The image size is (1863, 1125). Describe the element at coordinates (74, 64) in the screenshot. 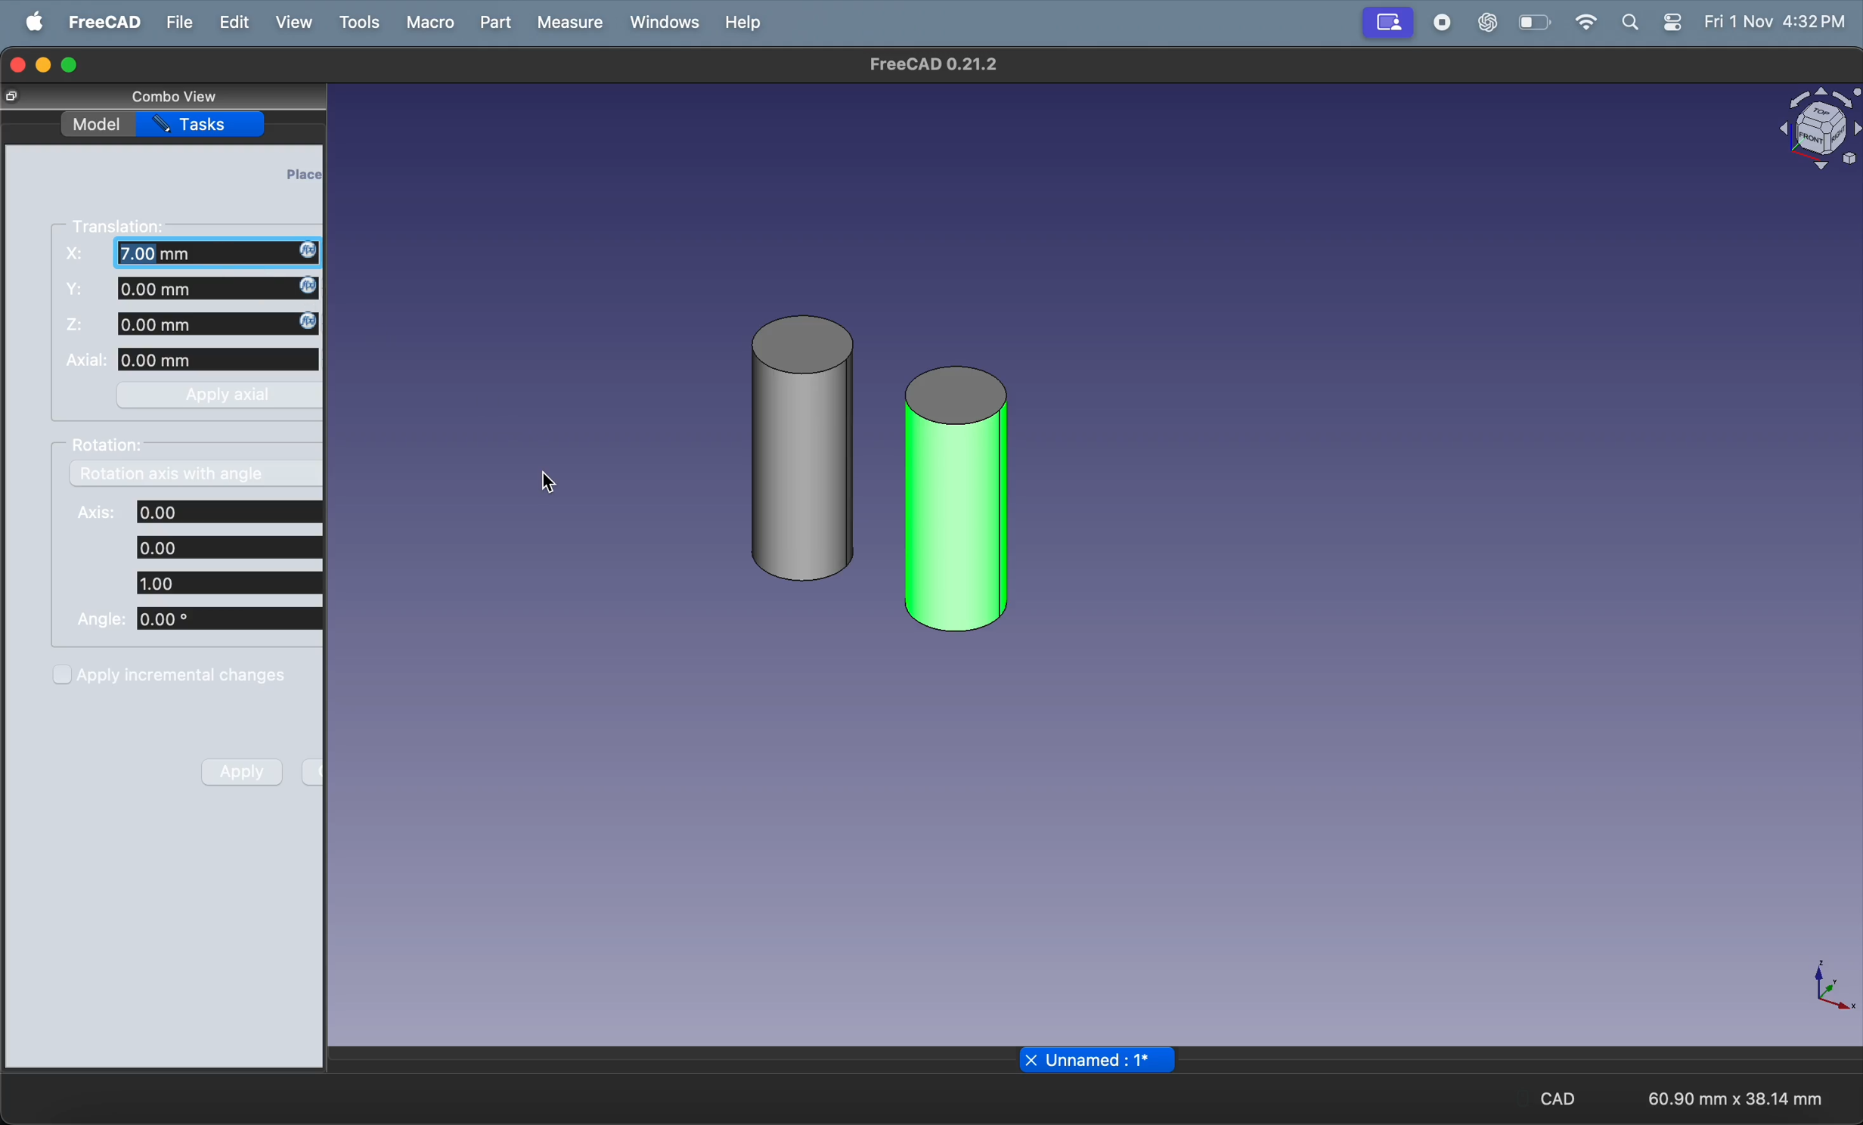

I see `maximize` at that location.